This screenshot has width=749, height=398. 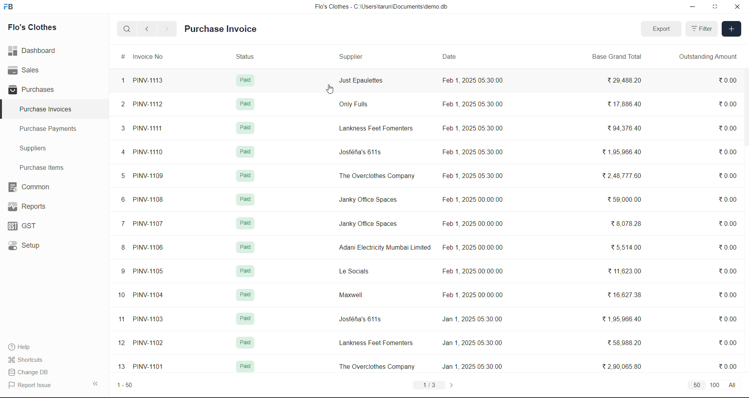 What do you see at coordinates (32, 384) in the screenshot?
I see `Report Issue` at bounding box center [32, 384].